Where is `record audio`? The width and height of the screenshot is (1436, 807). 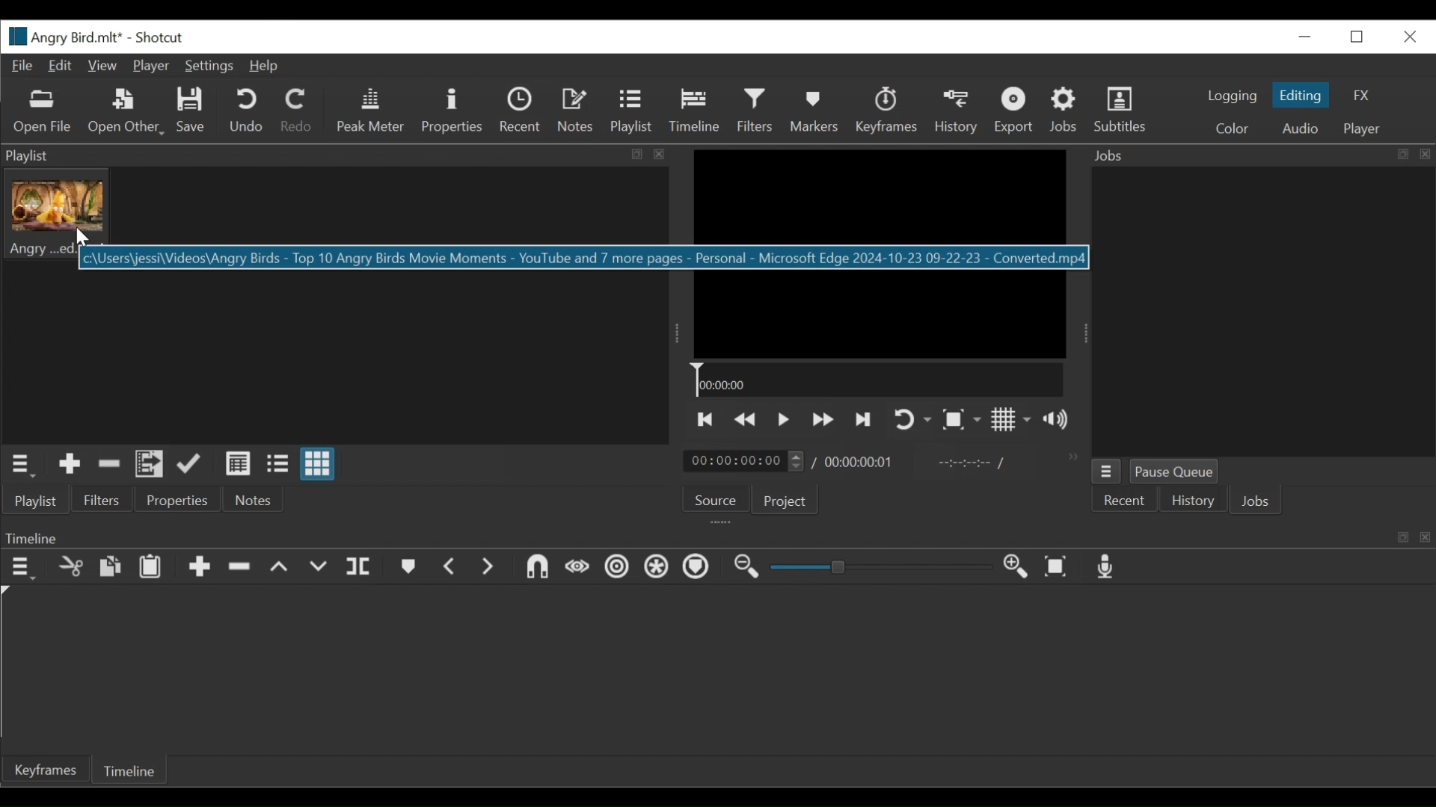 record audio is located at coordinates (1110, 567).